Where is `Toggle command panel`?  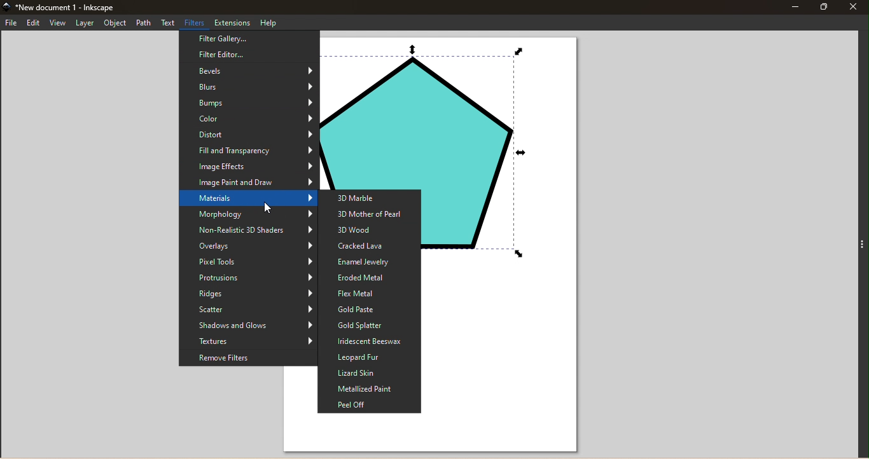 Toggle command panel is located at coordinates (861, 243).